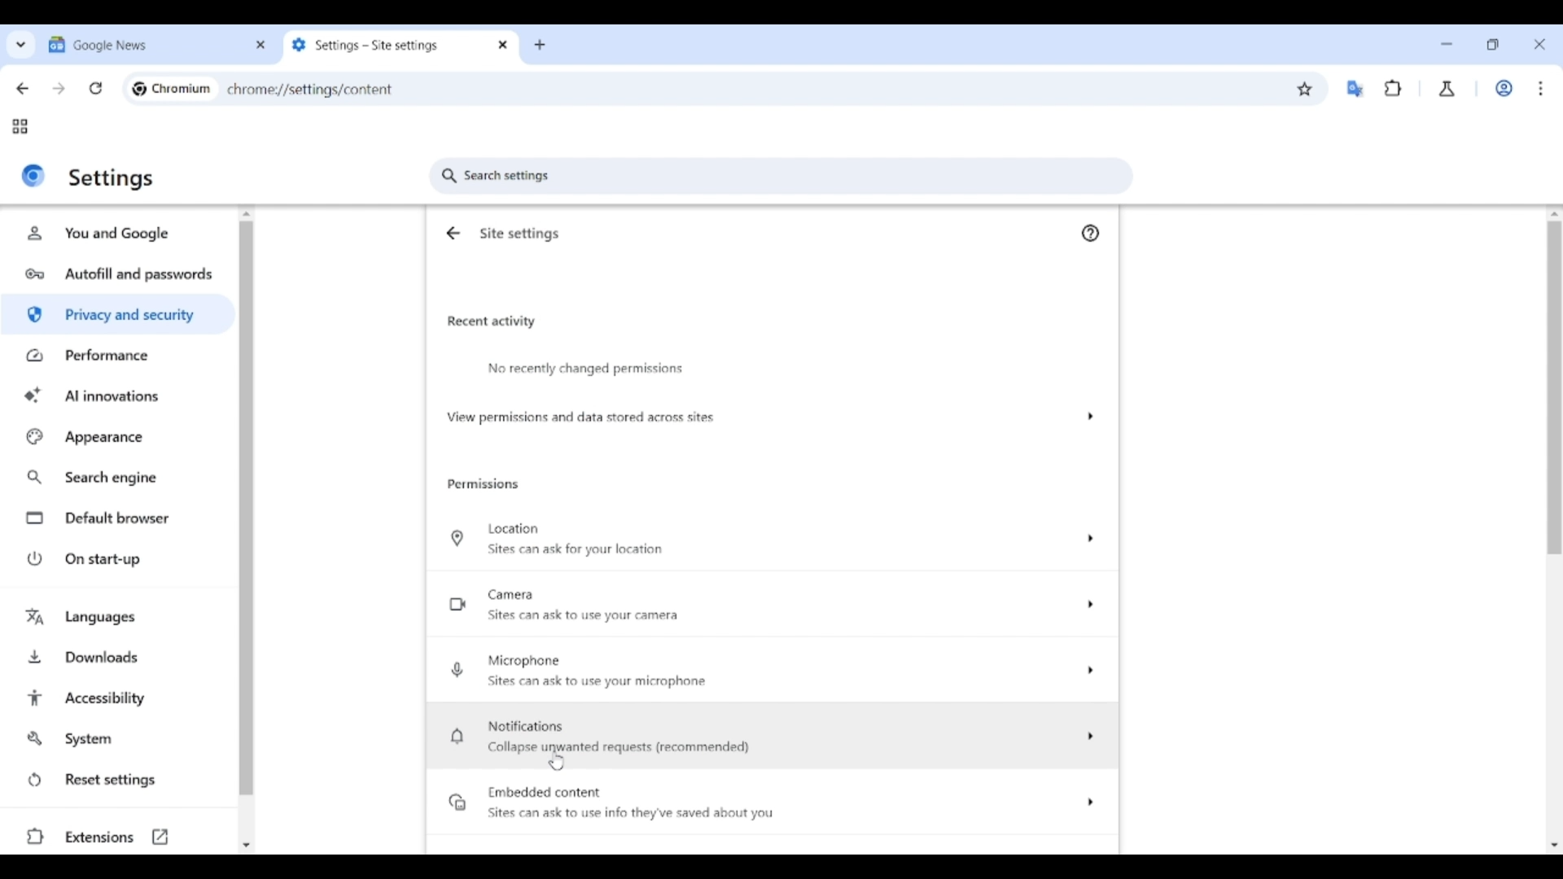  Describe the element at coordinates (1540, 88) in the screenshot. I see `Customize and control Chromium` at that location.